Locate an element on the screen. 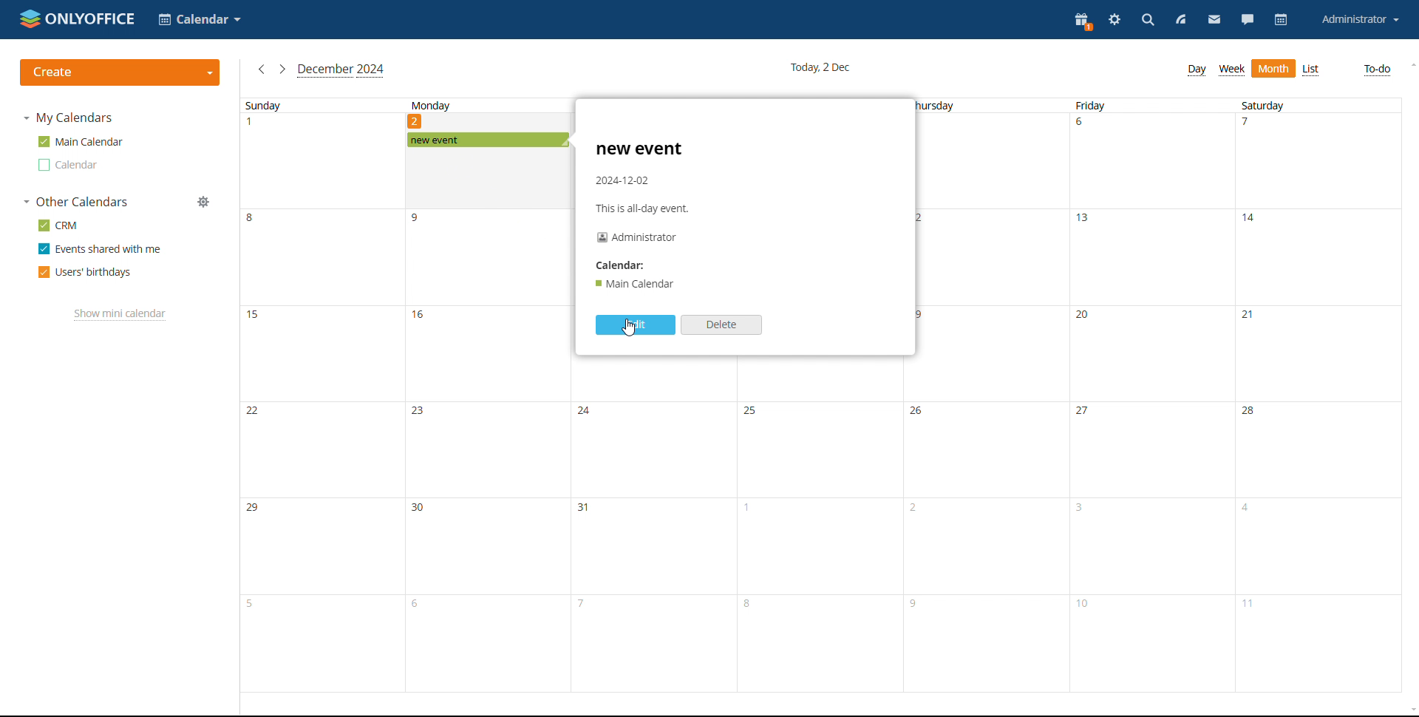 This screenshot has height=717, width=1419. settings is located at coordinates (1116, 21).